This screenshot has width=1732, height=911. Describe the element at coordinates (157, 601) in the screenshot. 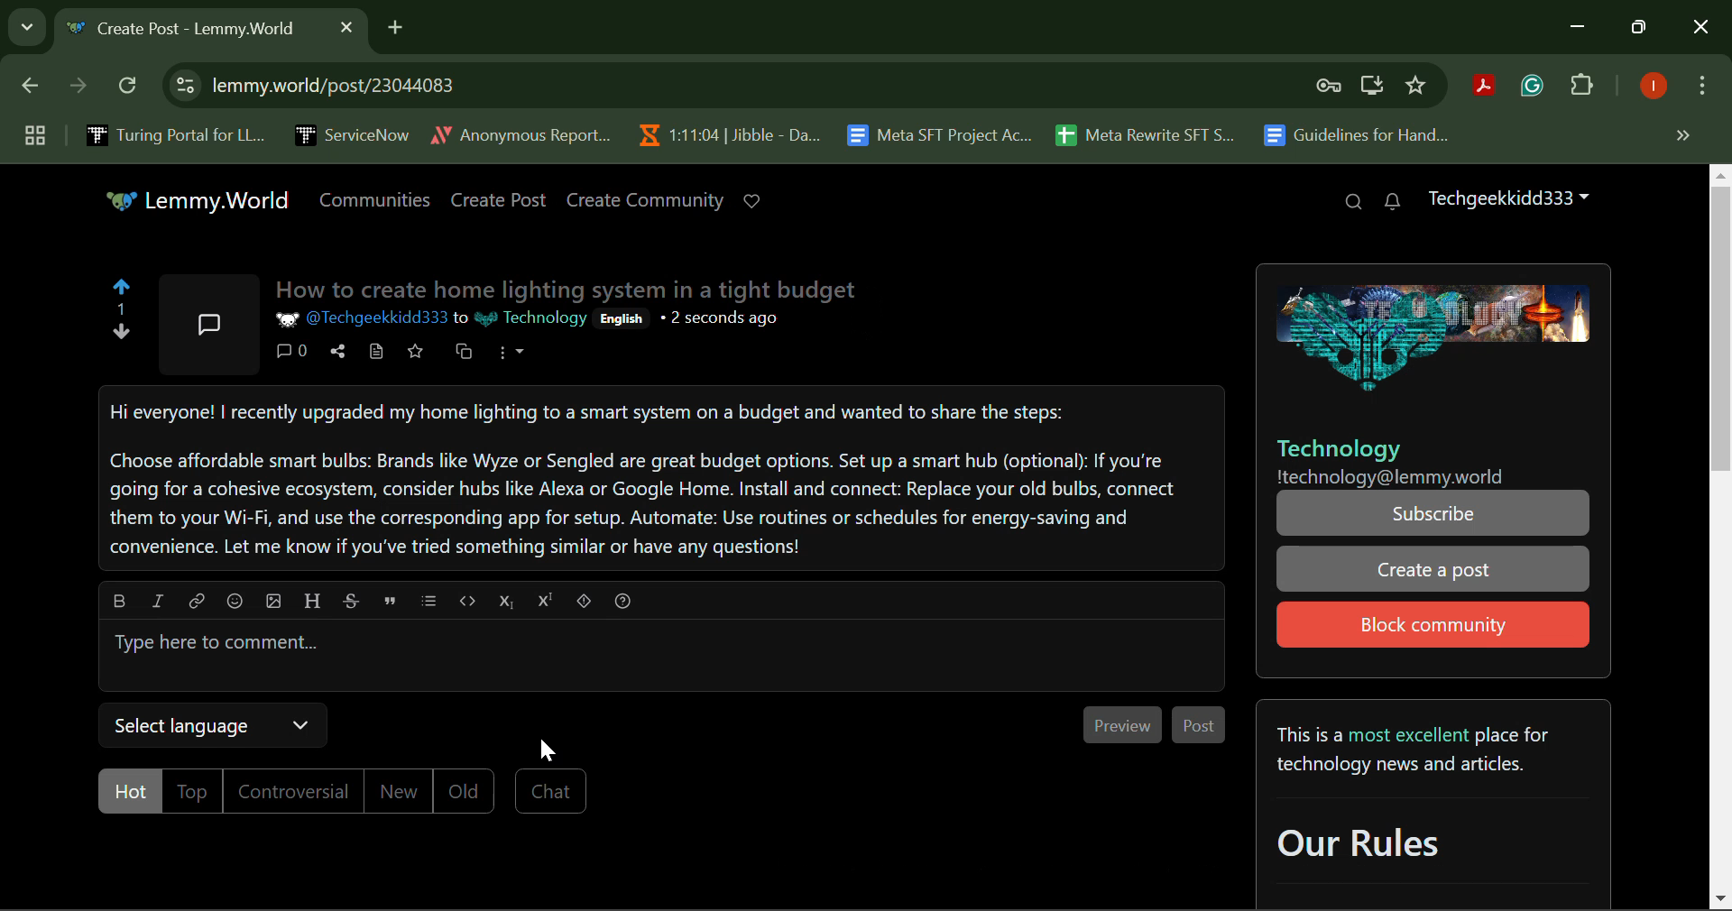

I see `italic` at that location.